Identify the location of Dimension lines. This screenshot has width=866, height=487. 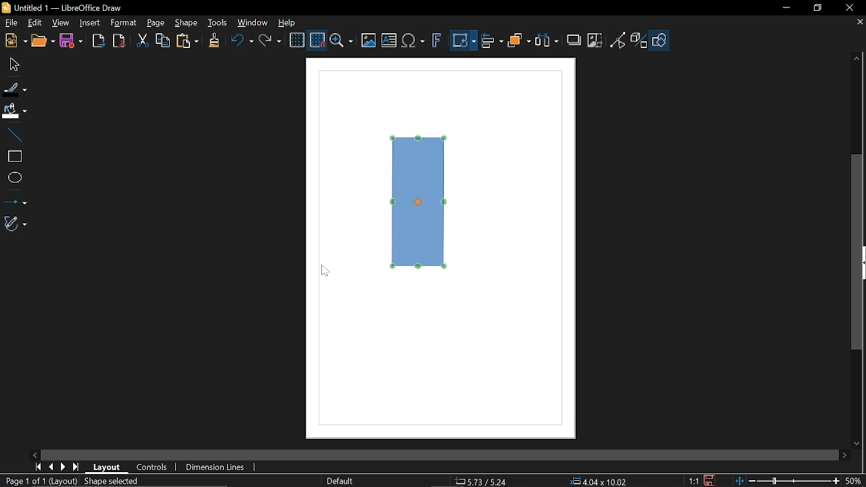
(218, 468).